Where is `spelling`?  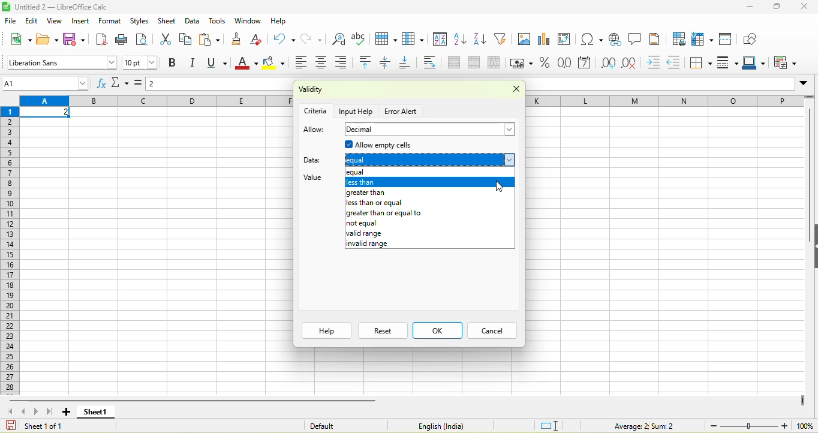 spelling is located at coordinates (360, 39).